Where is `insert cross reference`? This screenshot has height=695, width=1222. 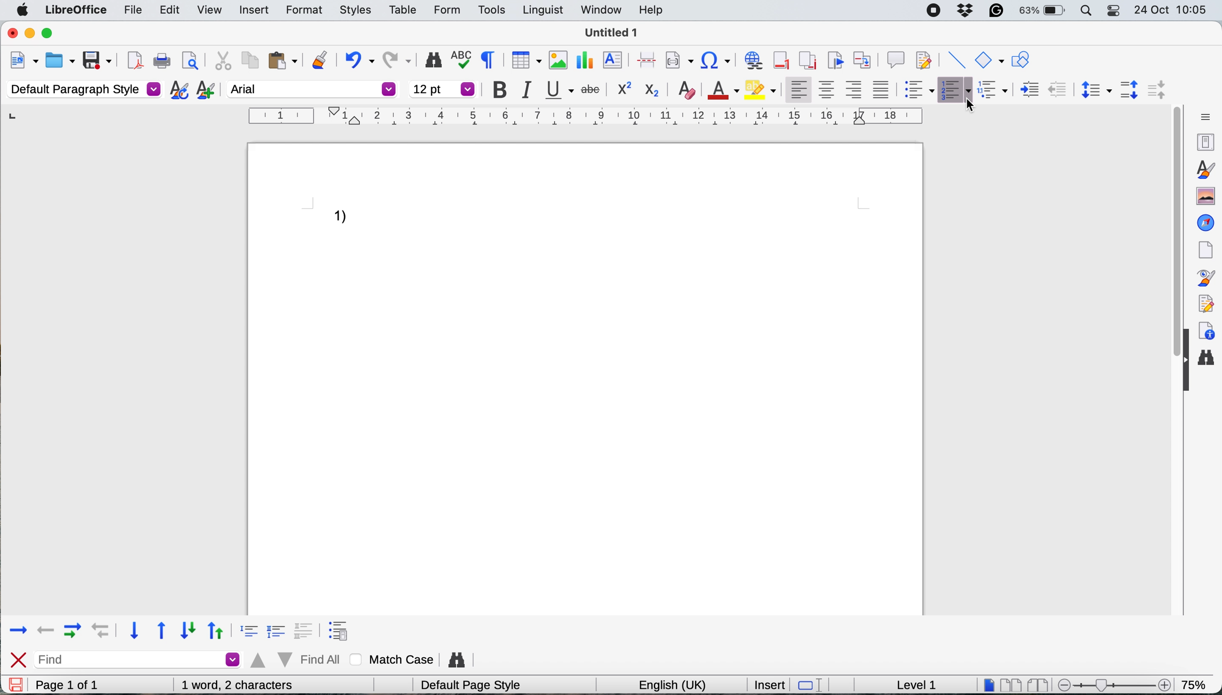 insert cross reference is located at coordinates (864, 58).